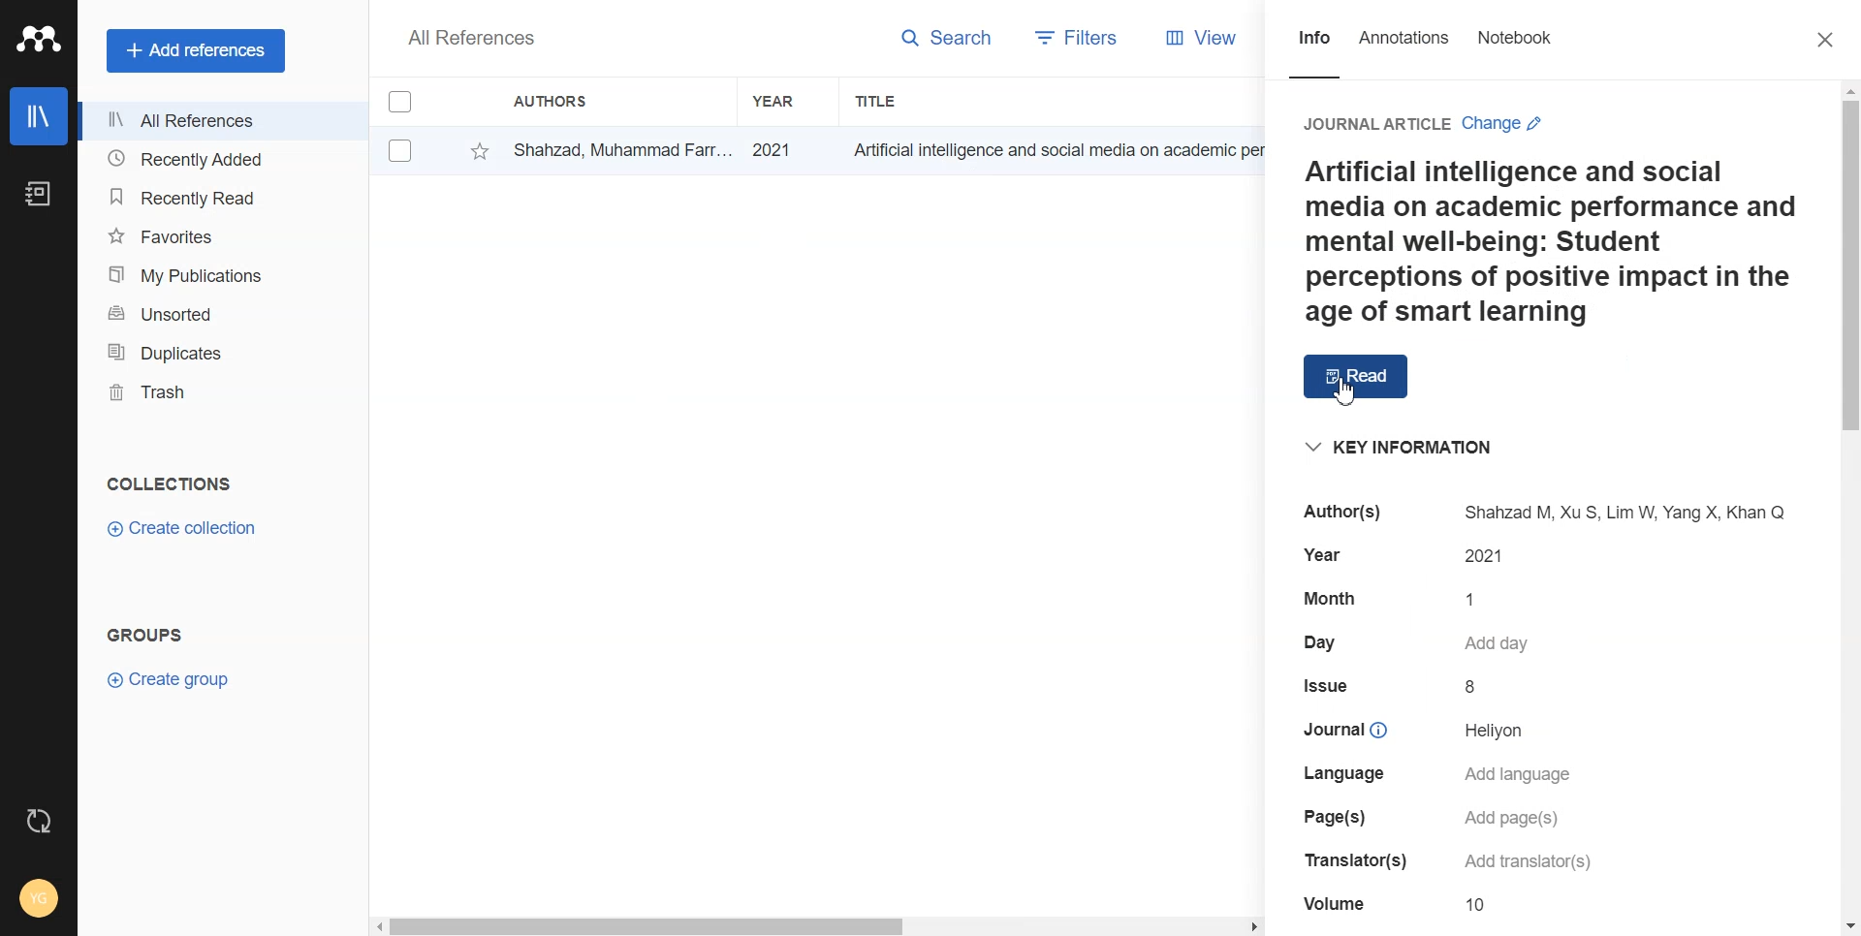 The height and width of the screenshot is (936, 1861). Describe the element at coordinates (1405, 39) in the screenshot. I see `Annotations` at that location.